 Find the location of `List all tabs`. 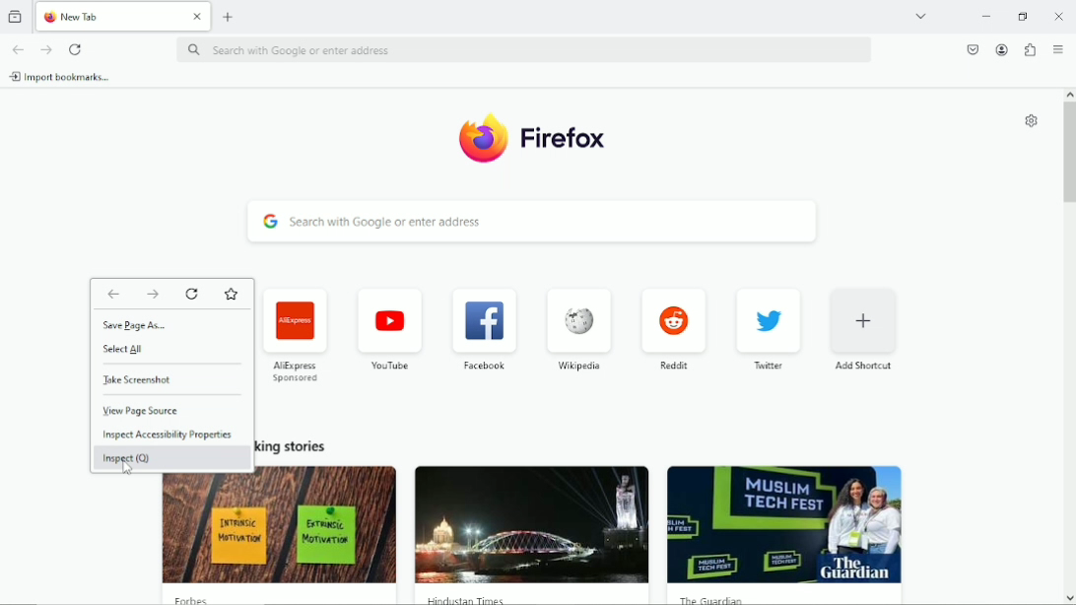

List all tabs is located at coordinates (920, 15).